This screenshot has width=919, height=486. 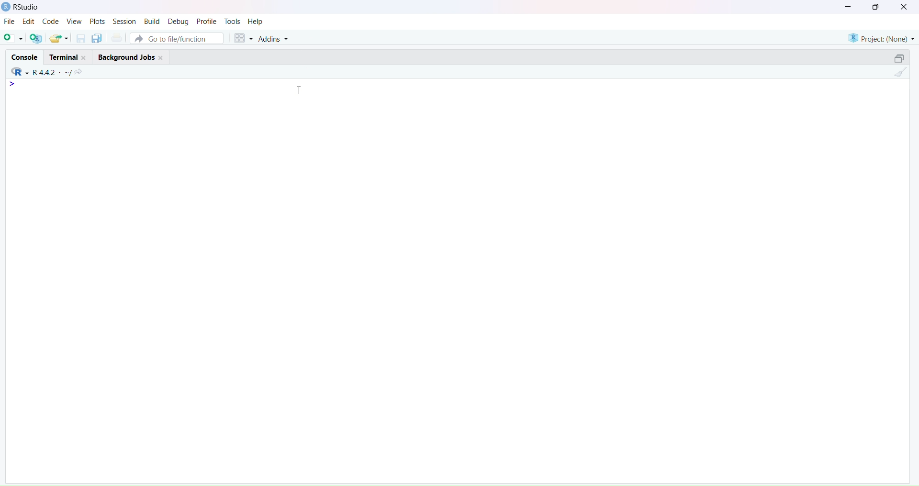 What do you see at coordinates (153, 21) in the screenshot?
I see `build` at bounding box center [153, 21].